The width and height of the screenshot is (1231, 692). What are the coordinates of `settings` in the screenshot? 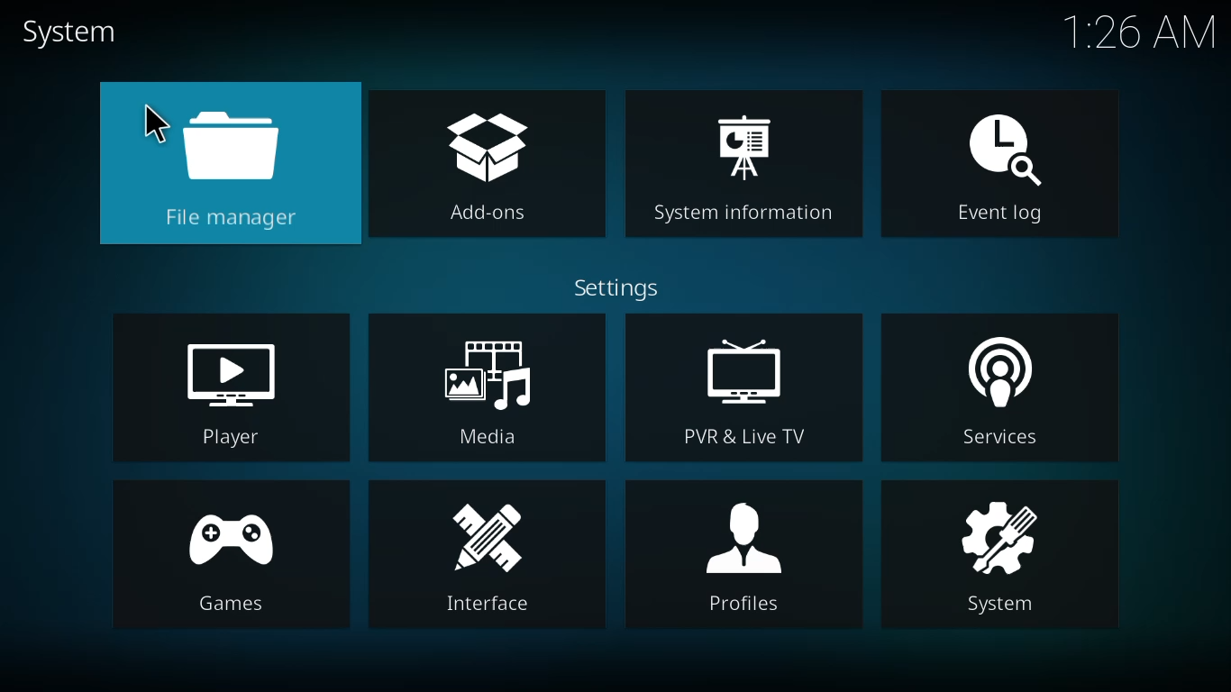 It's located at (615, 288).